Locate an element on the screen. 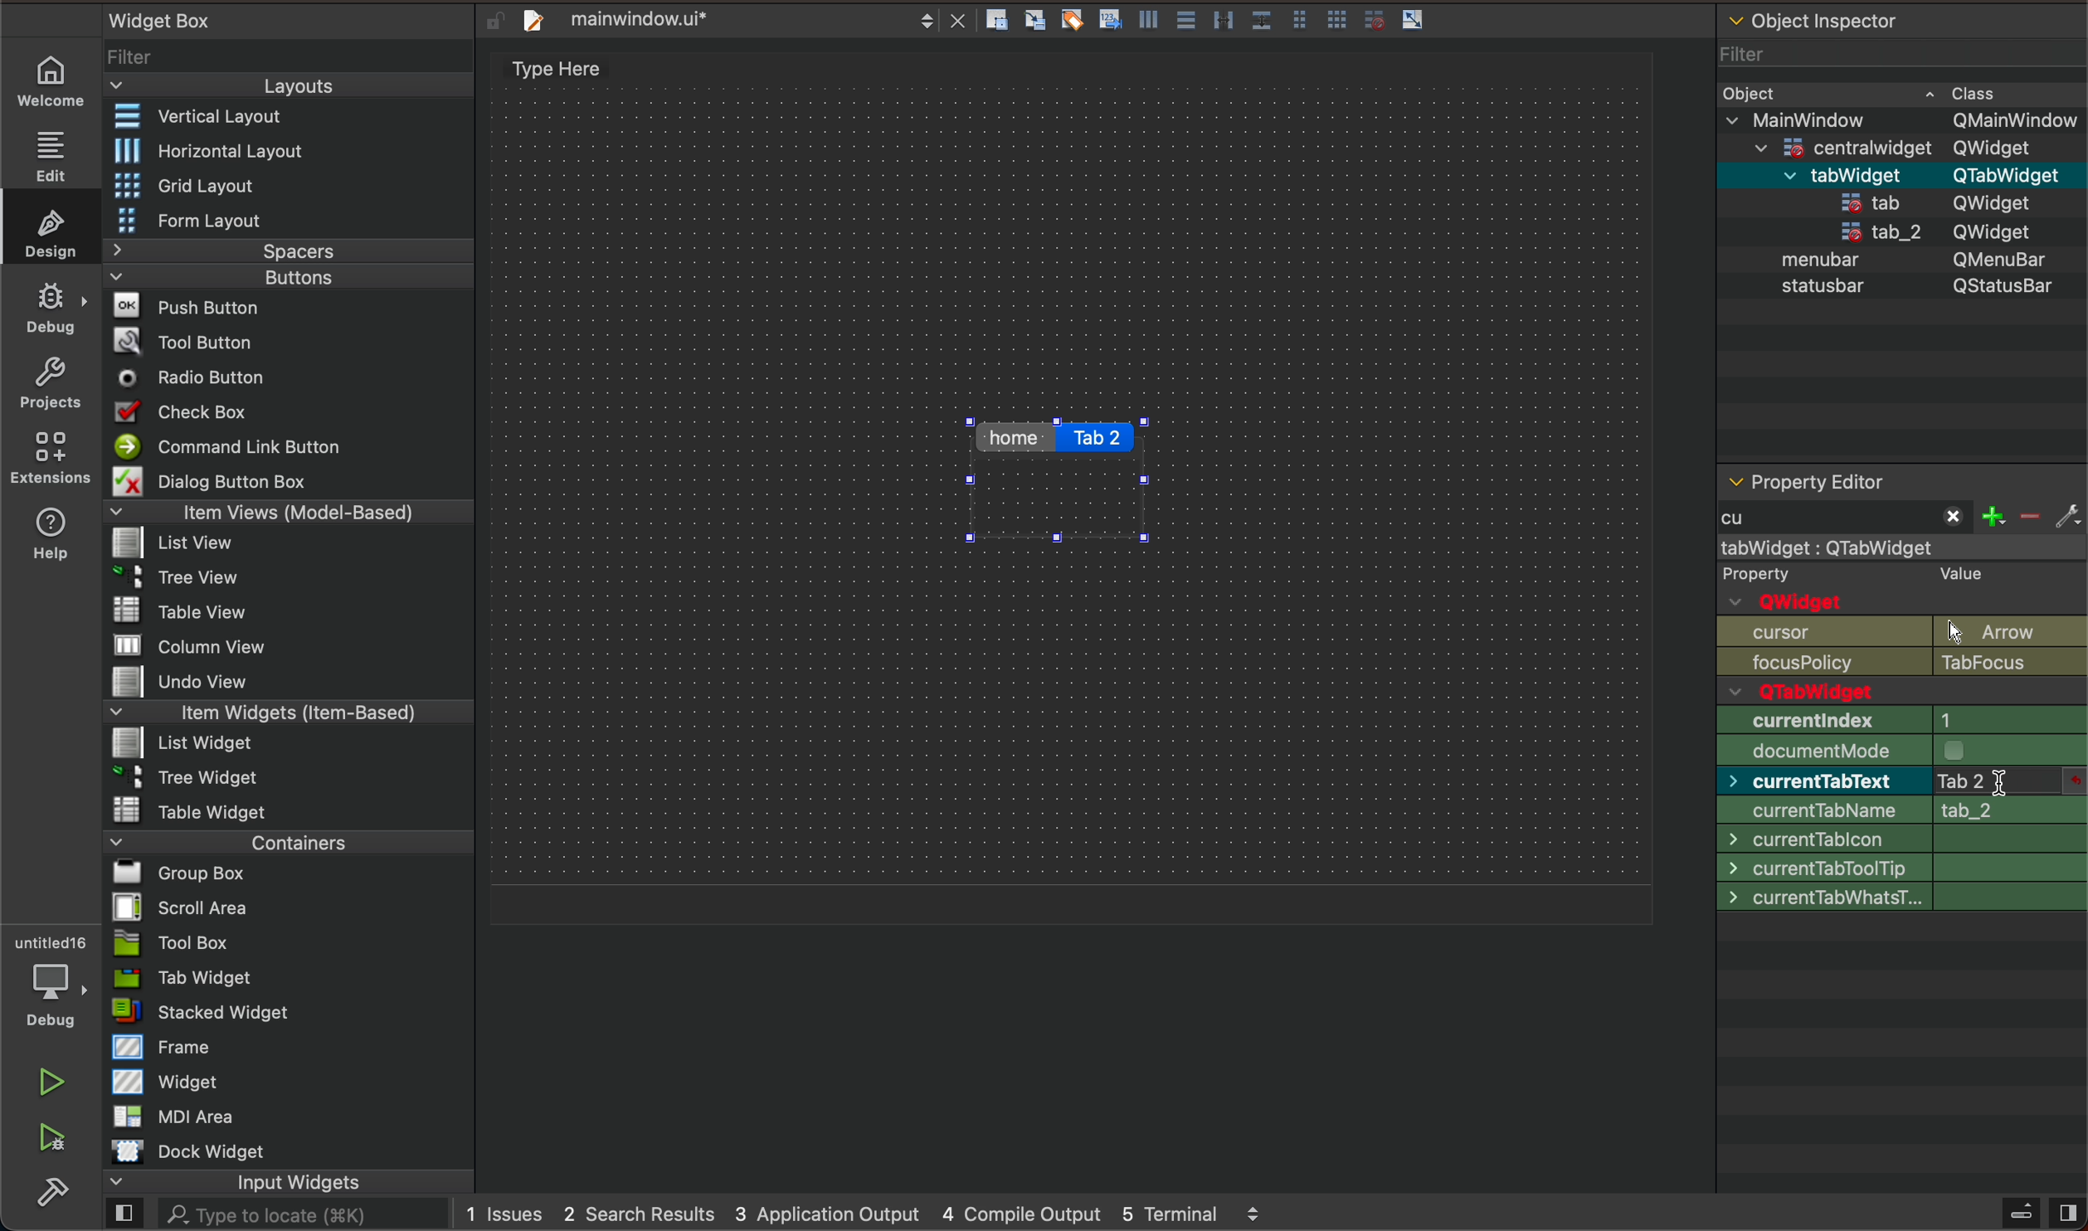 Image resolution: width=2088 pixels, height=1231 pixels. Tool Button is located at coordinates (183, 345).